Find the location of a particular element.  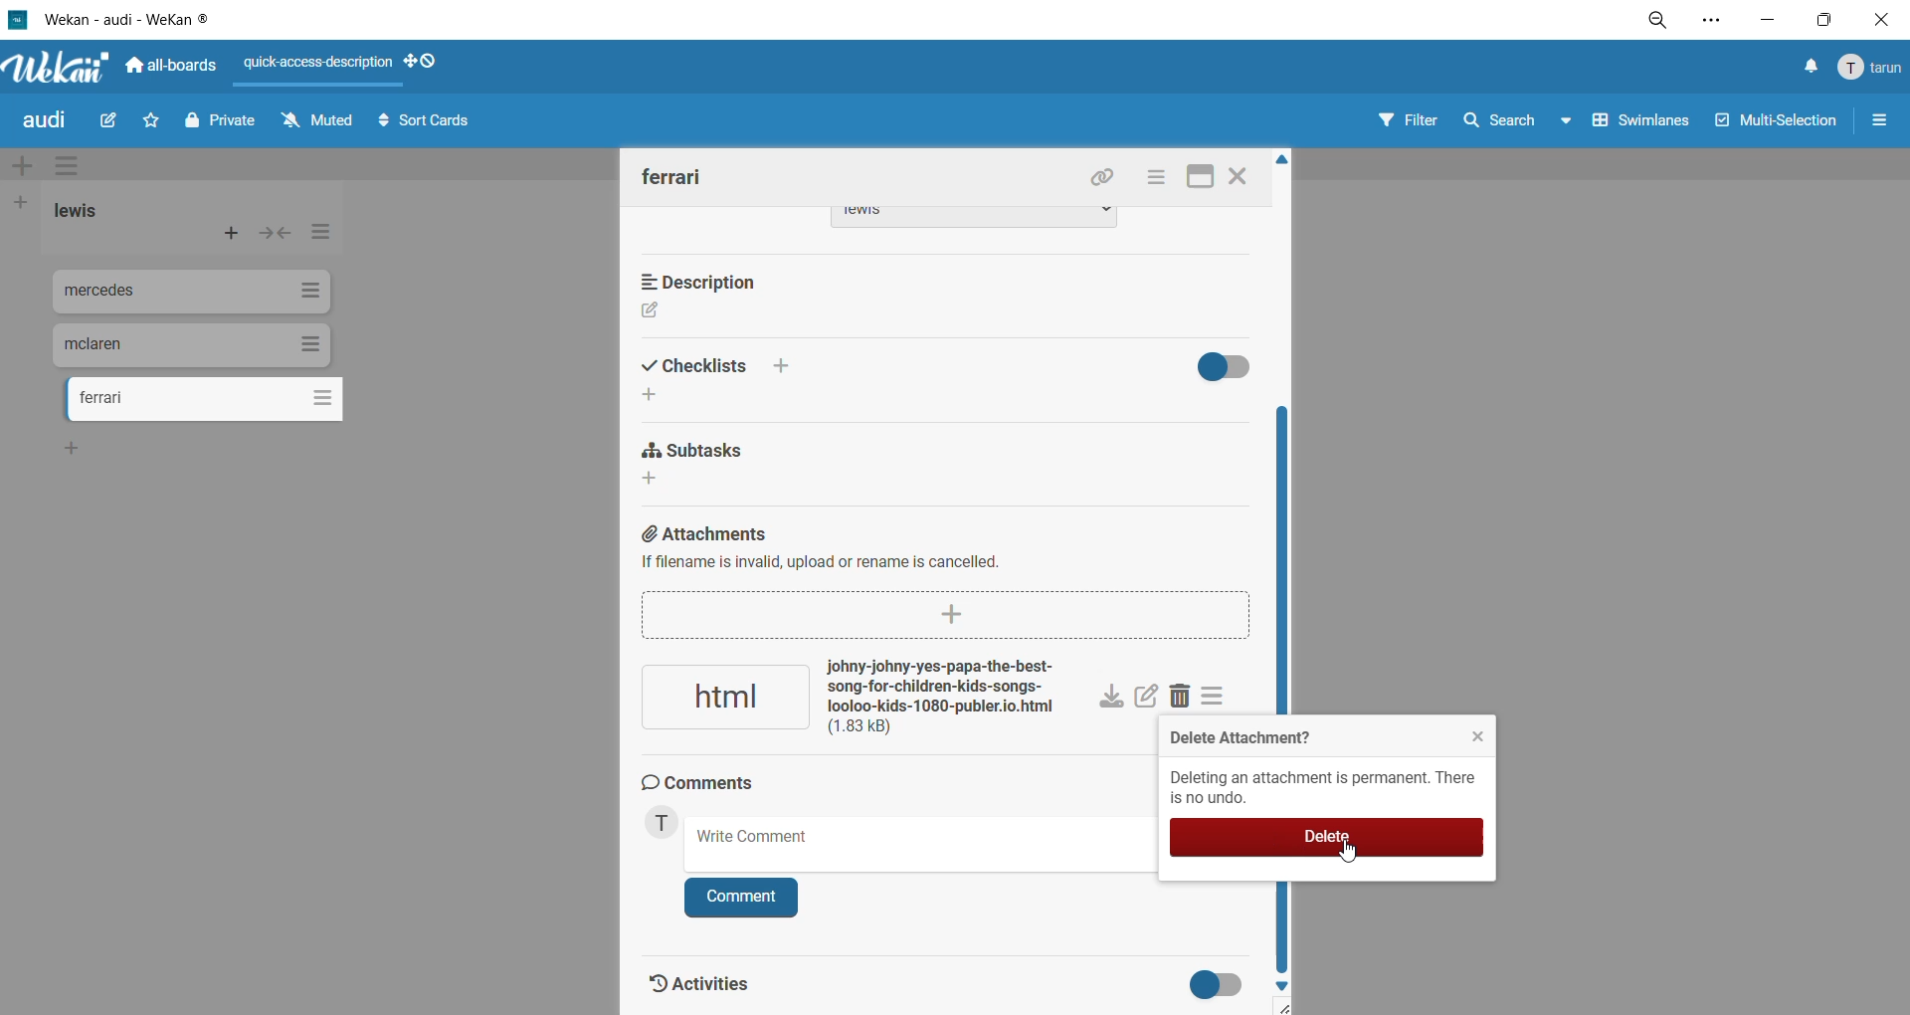

add swimlane is located at coordinates (21, 162).